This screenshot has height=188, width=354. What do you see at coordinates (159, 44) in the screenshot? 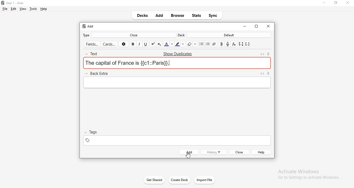
I see `sucscript` at bounding box center [159, 44].